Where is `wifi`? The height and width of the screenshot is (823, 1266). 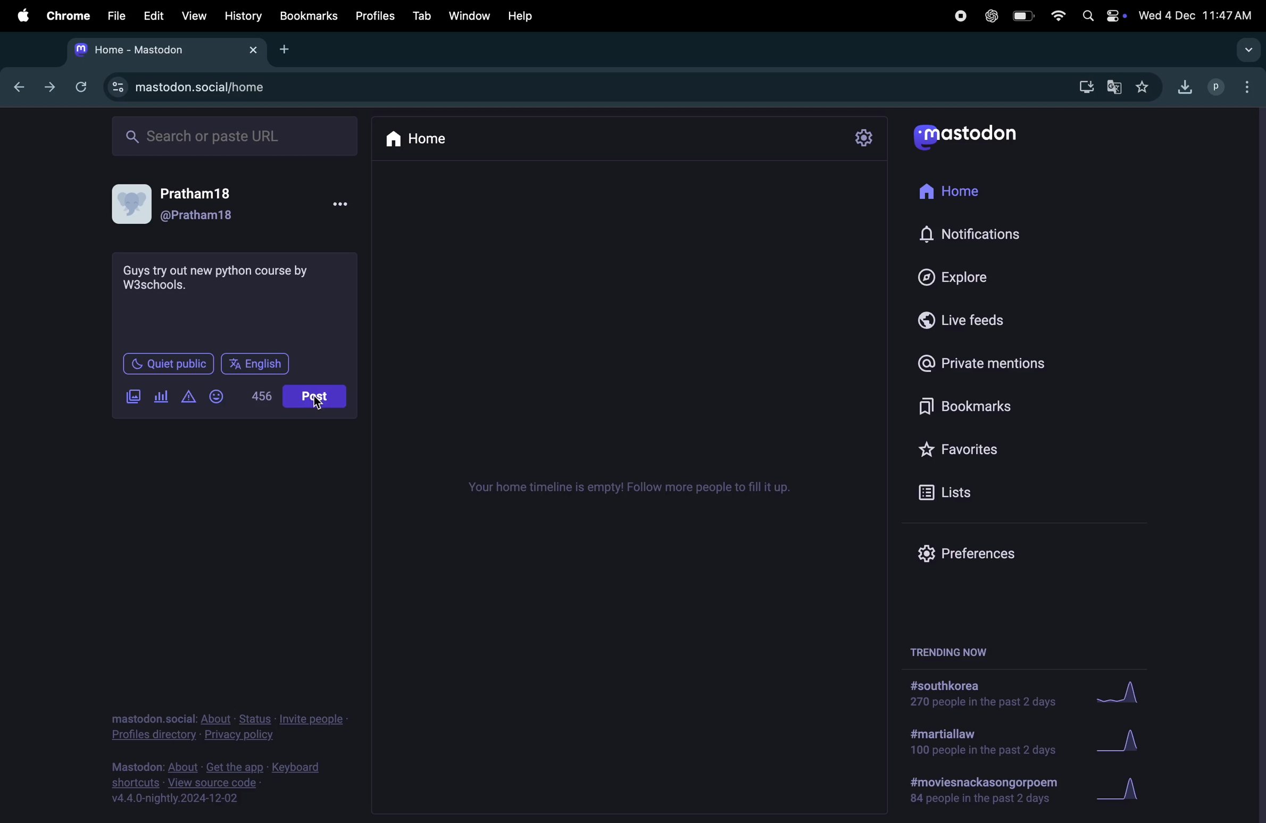 wifi is located at coordinates (1056, 14).